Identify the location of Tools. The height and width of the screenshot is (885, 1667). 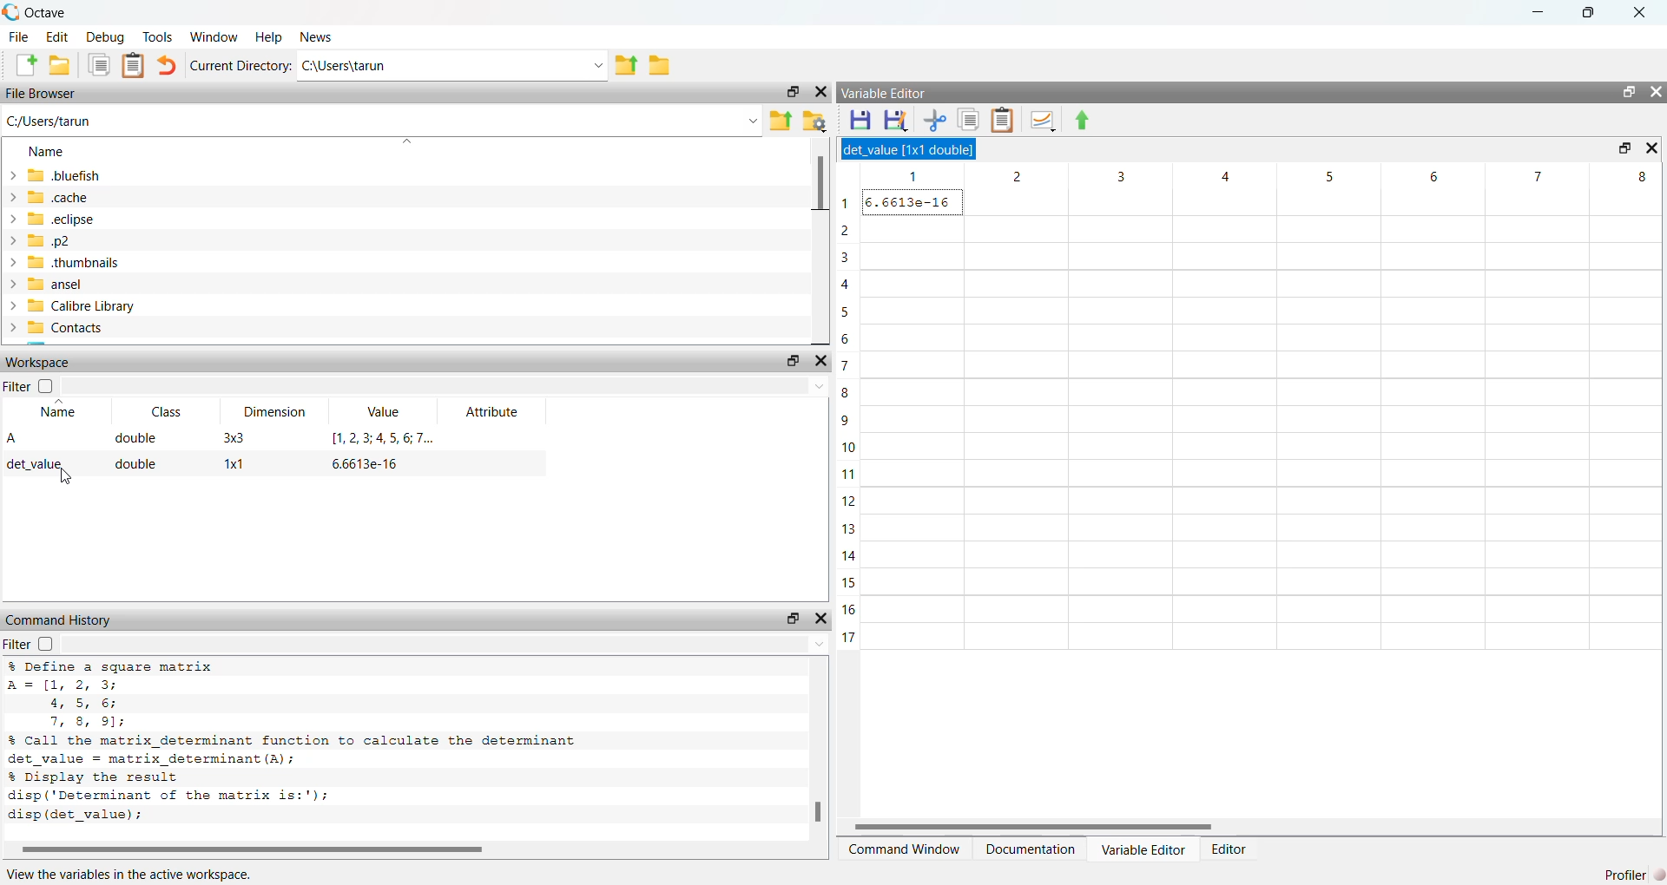
(159, 36).